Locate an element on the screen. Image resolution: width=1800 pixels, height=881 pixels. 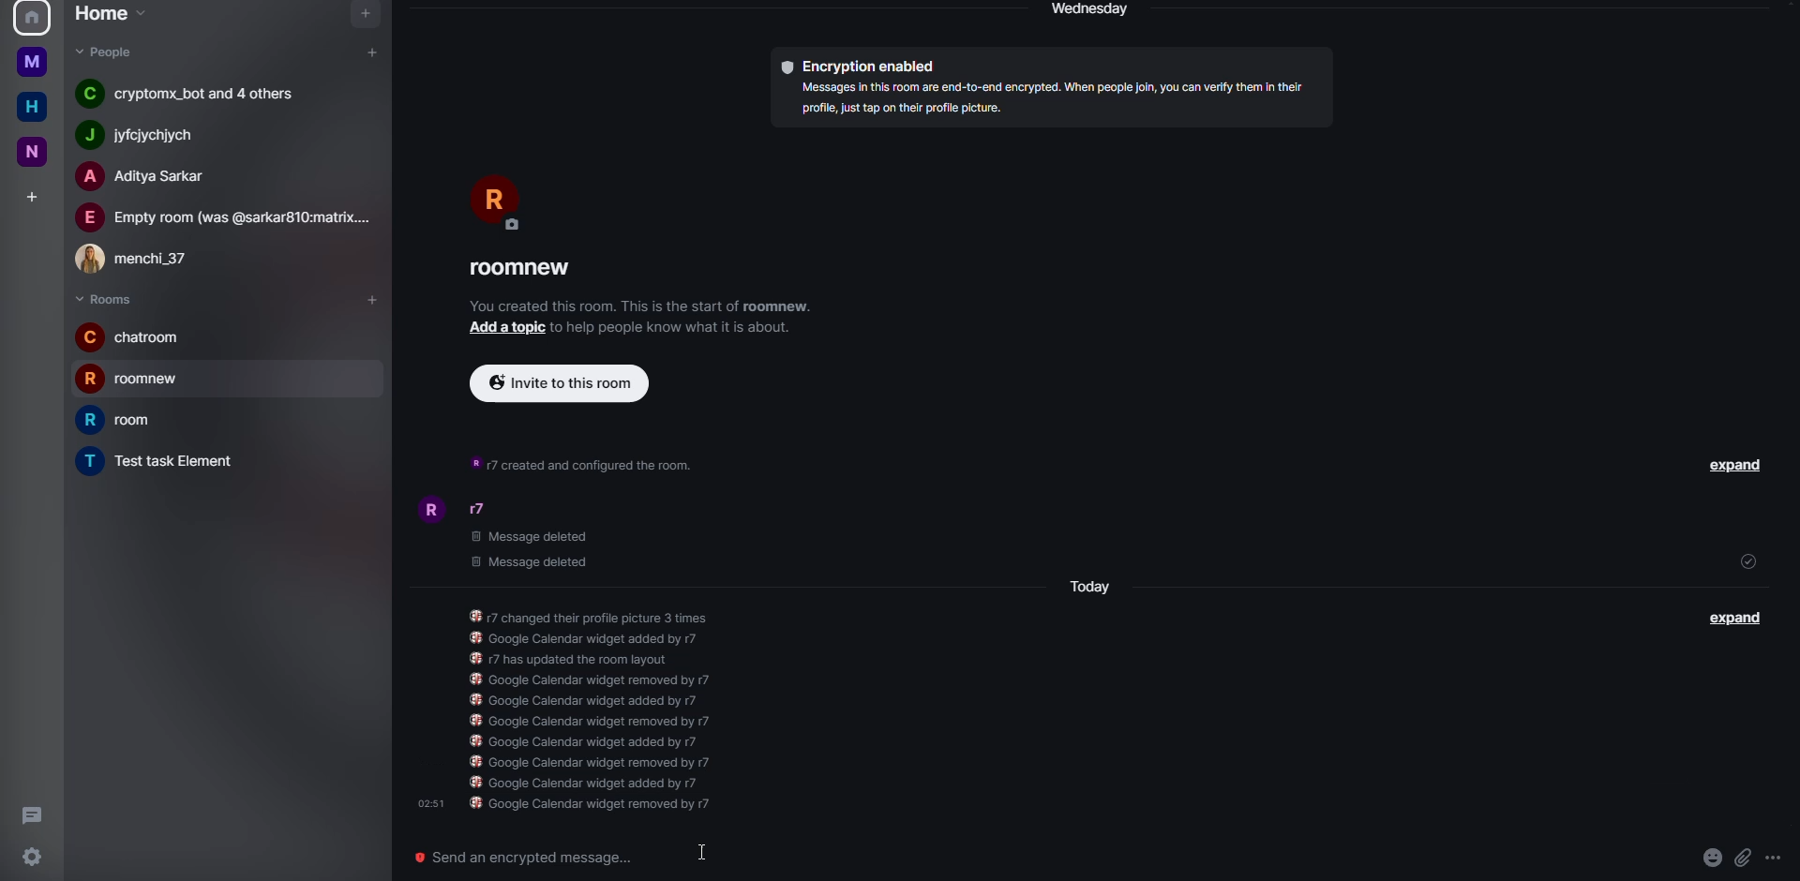
rooms is located at coordinates (105, 298).